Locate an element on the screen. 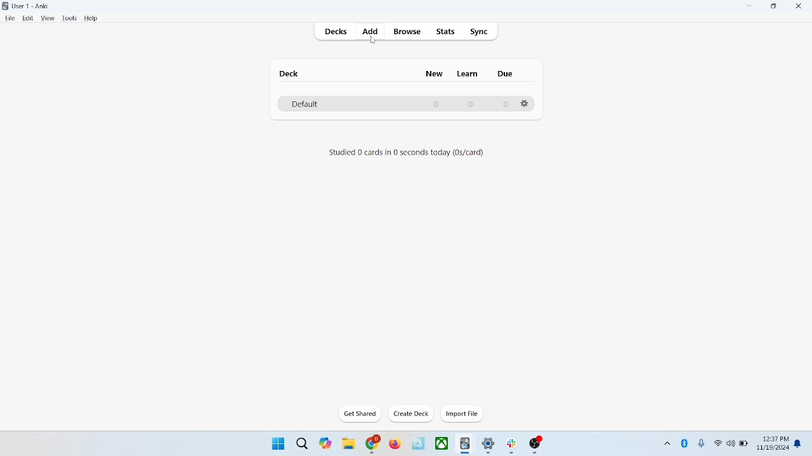 The width and height of the screenshot is (812, 456). help is located at coordinates (91, 19).